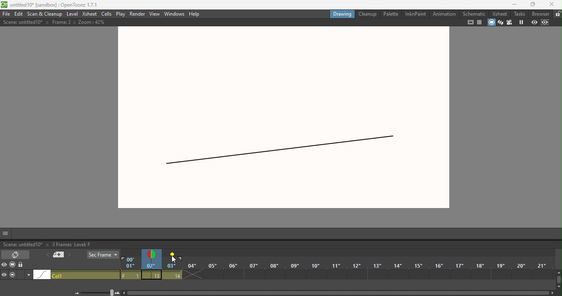  What do you see at coordinates (500, 22) in the screenshot?
I see `3D view ` at bounding box center [500, 22].